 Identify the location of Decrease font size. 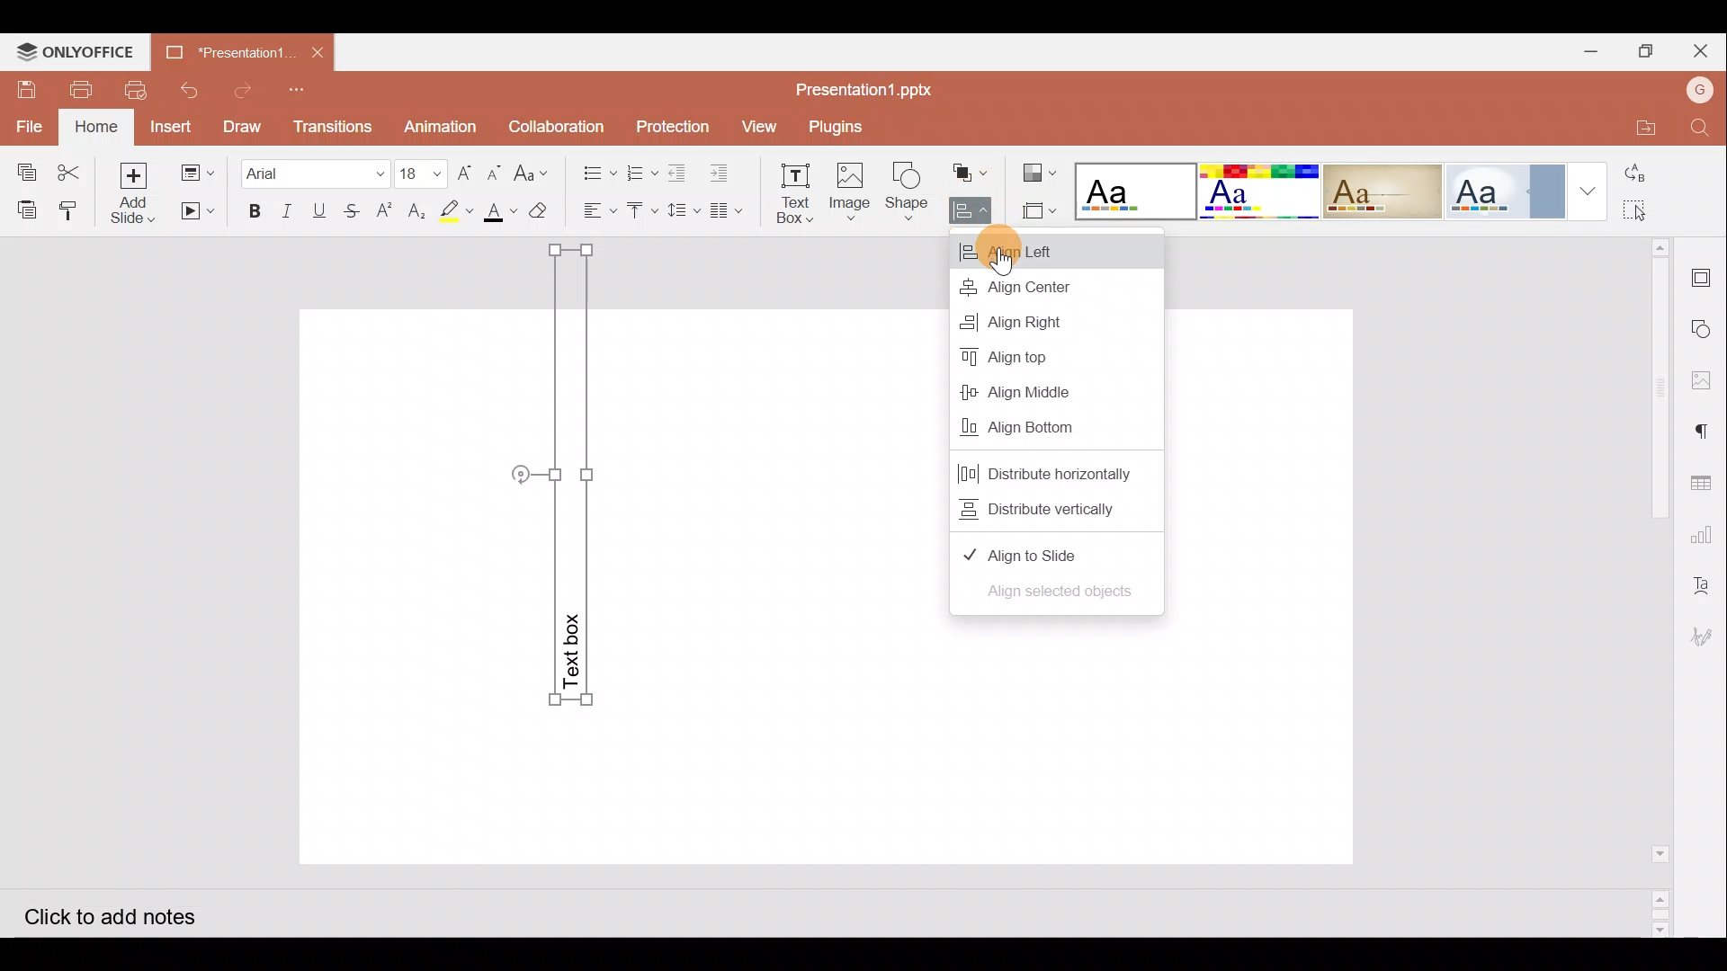
(493, 171).